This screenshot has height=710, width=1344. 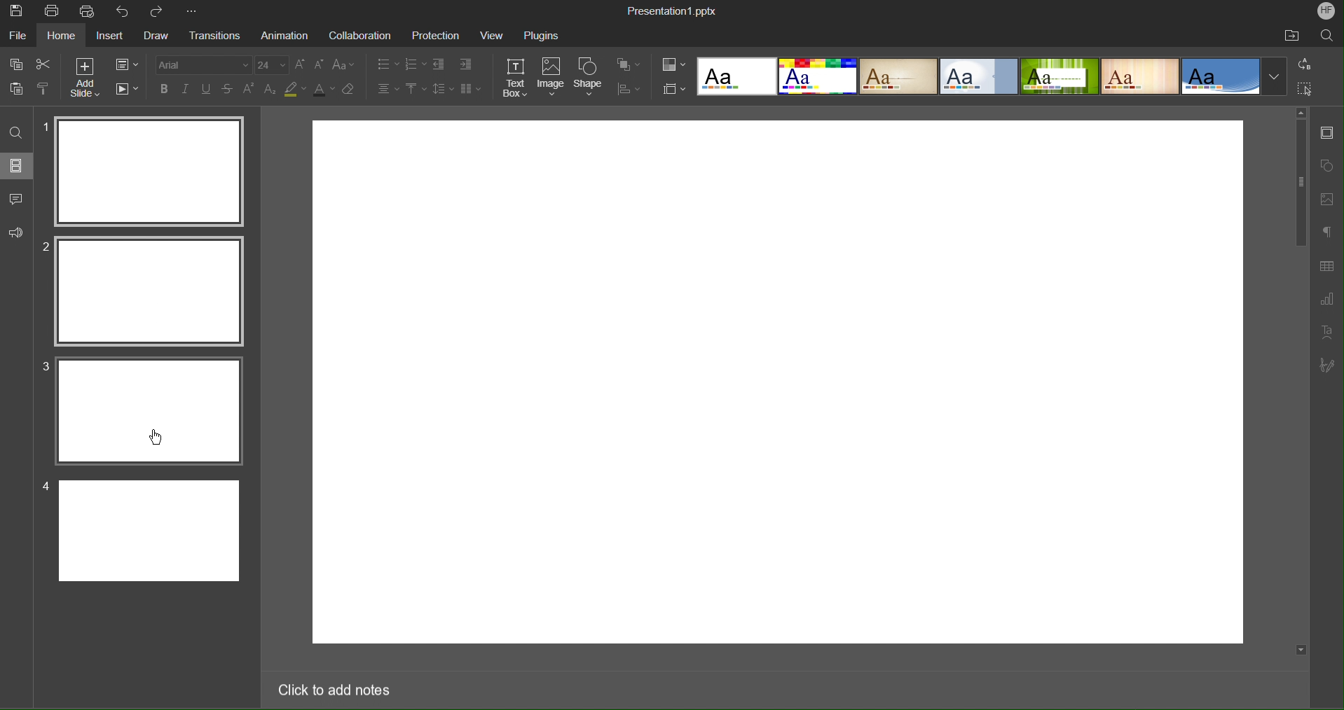 I want to click on Draw, so click(x=156, y=36).